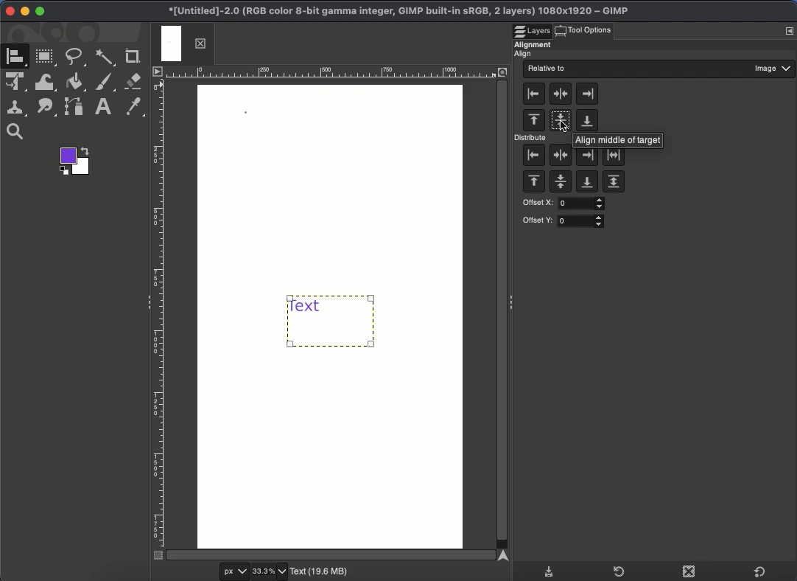 This screenshot has height=581, width=797. I want to click on Click tool options, so click(593, 30).